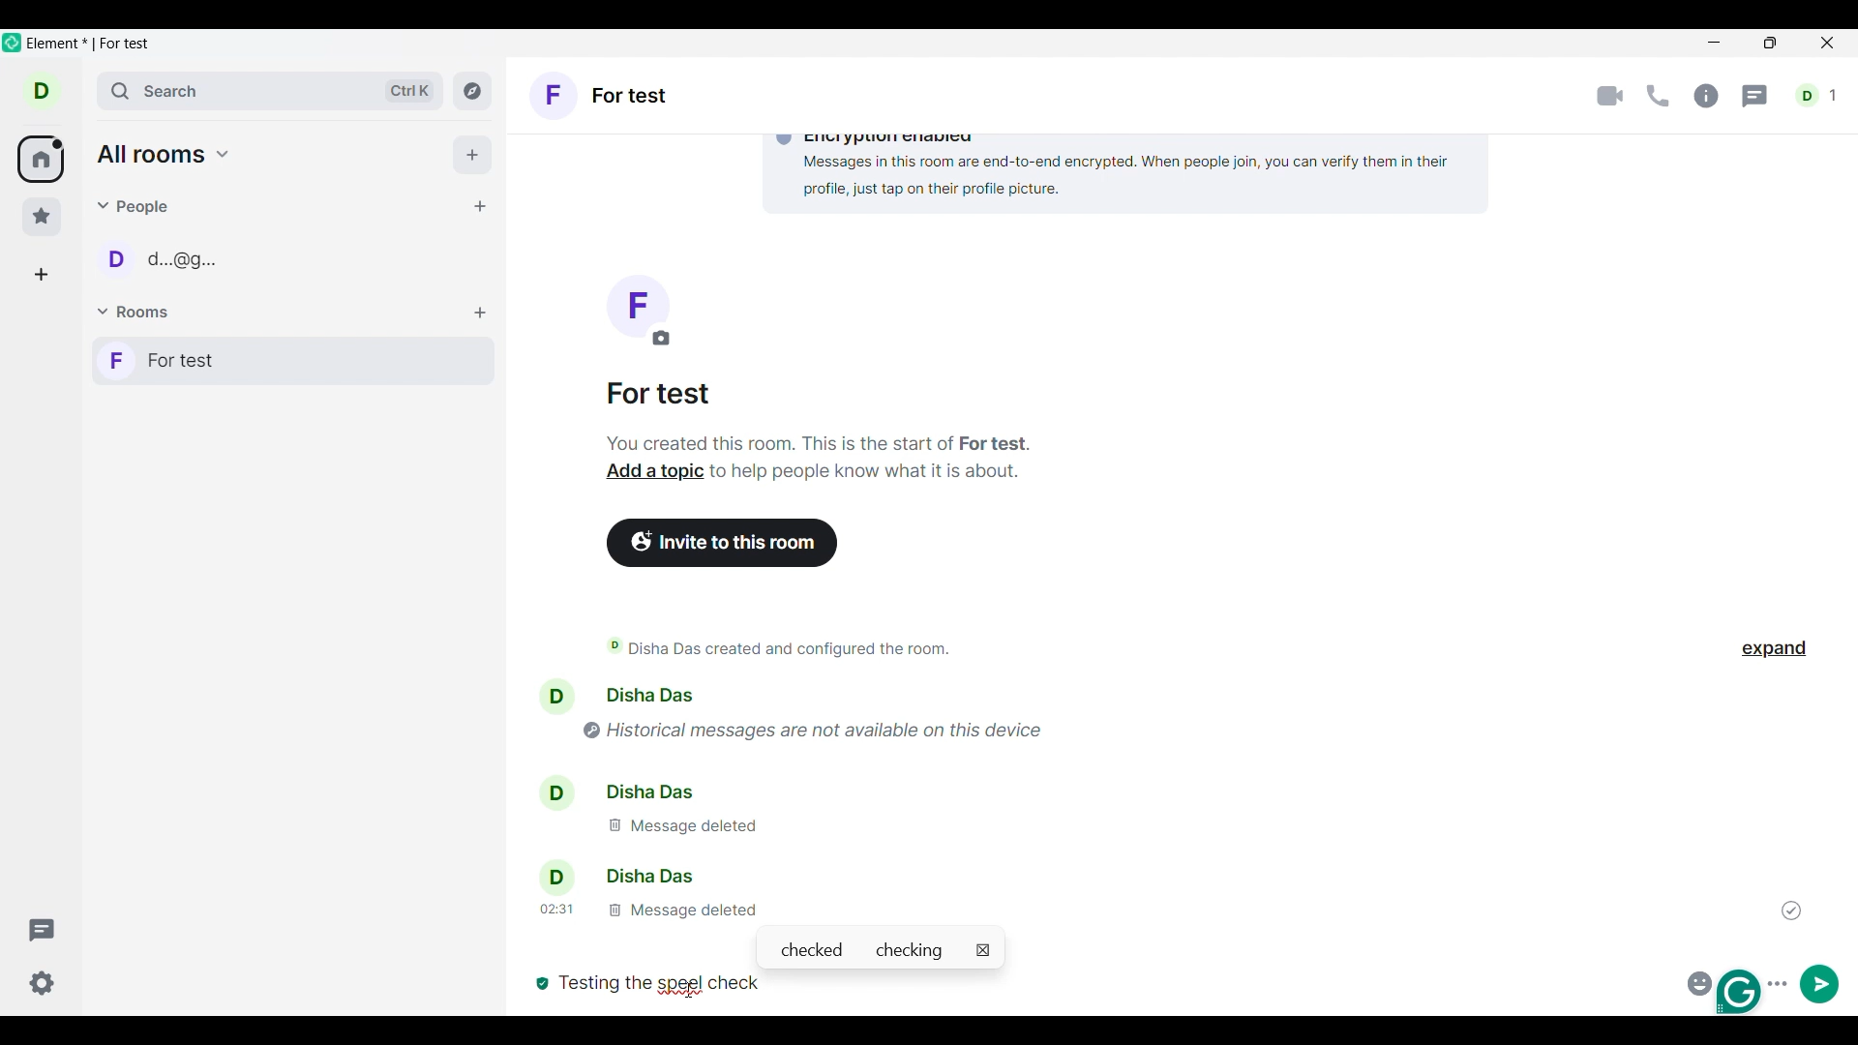 The width and height of the screenshot is (1858, 1045). Describe the element at coordinates (1820, 983) in the screenshot. I see `Send typed message` at that location.